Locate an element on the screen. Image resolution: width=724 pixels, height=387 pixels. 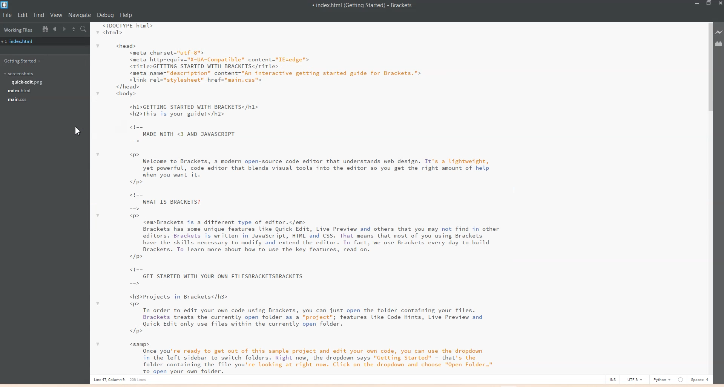
Screenshots is located at coordinates (19, 73).